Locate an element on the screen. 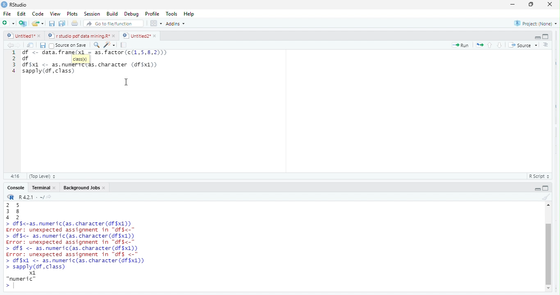 This screenshot has height=295, width=560. scroll up is located at coordinates (549, 205).